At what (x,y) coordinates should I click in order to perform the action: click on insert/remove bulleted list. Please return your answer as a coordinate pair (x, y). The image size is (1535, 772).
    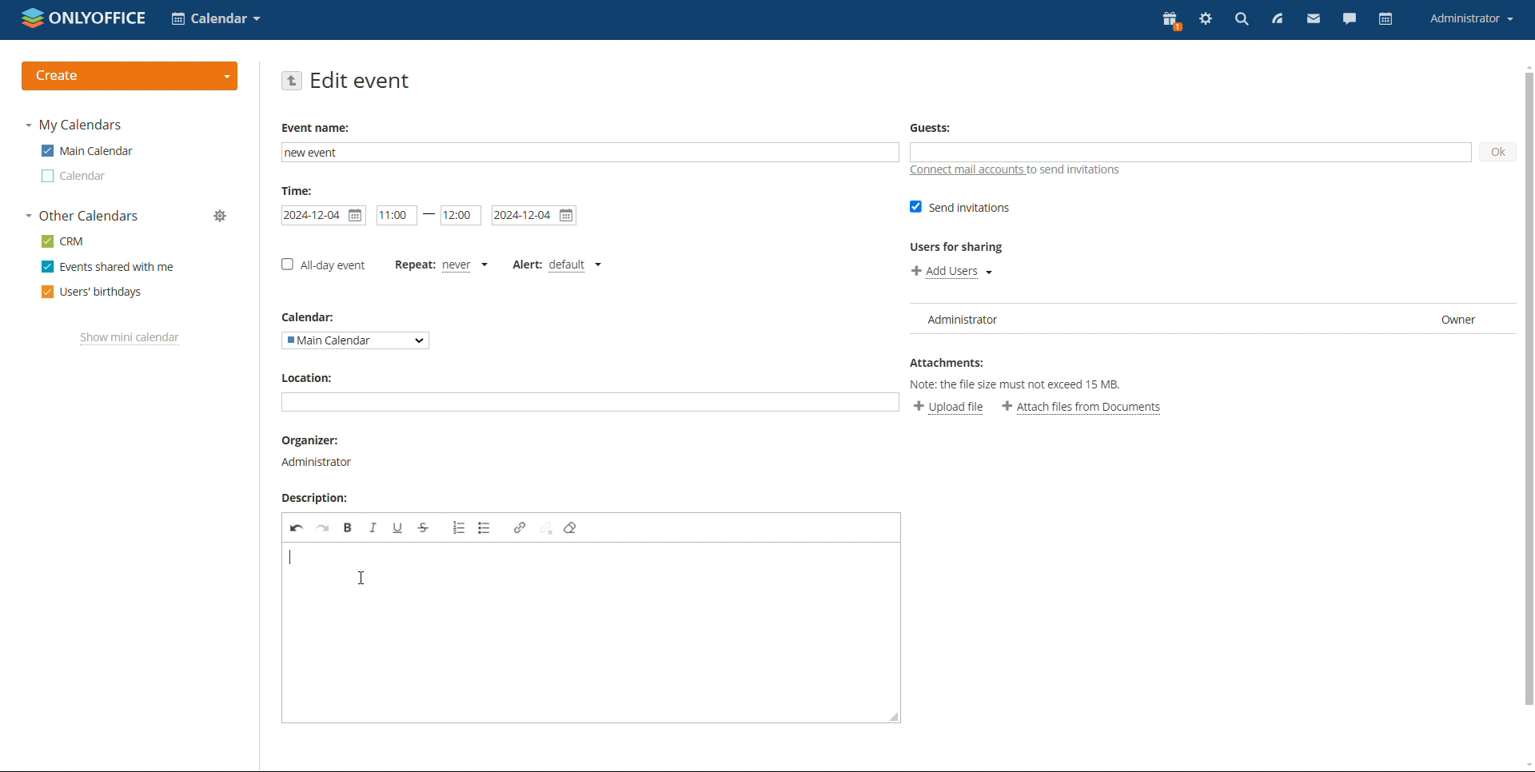
    Looking at the image, I should click on (485, 527).